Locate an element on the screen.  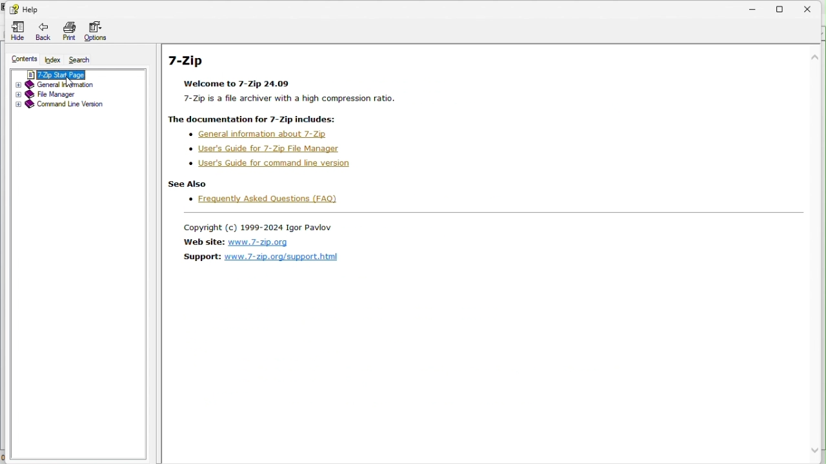
Frequently asked questions is located at coordinates (265, 200).